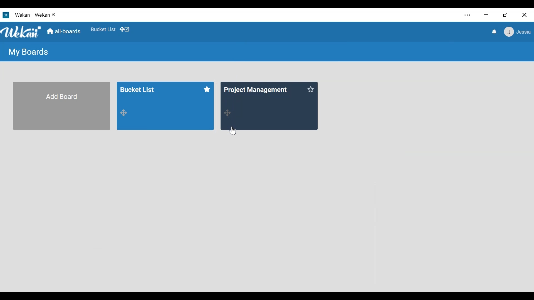  I want to click on Cursor, so click(234, 131).